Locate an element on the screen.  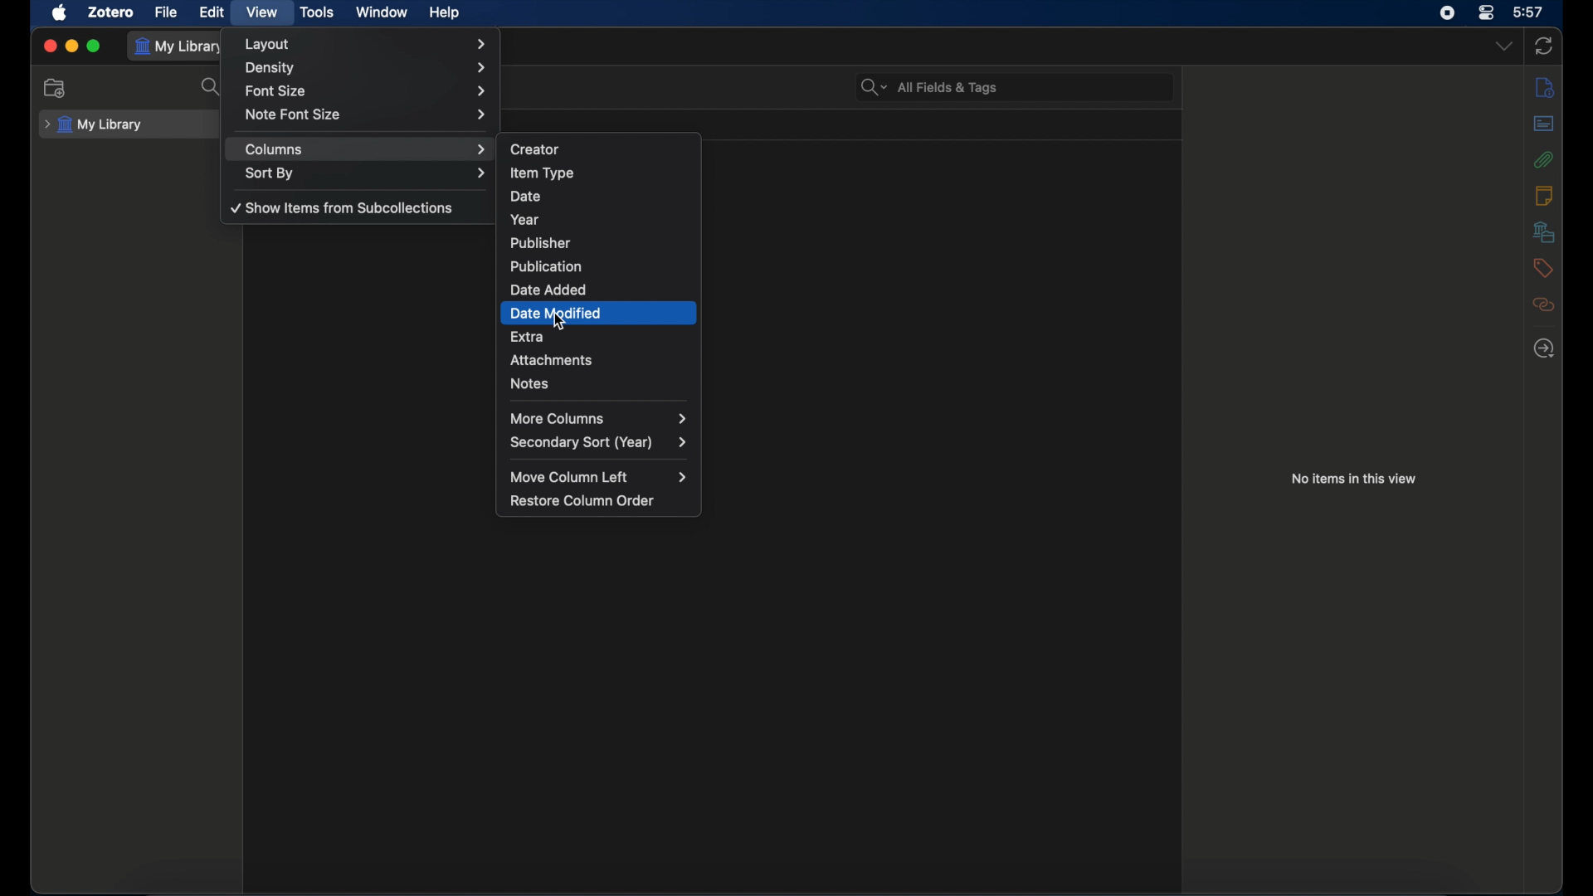
maximize is located at coordinates (95, 46).